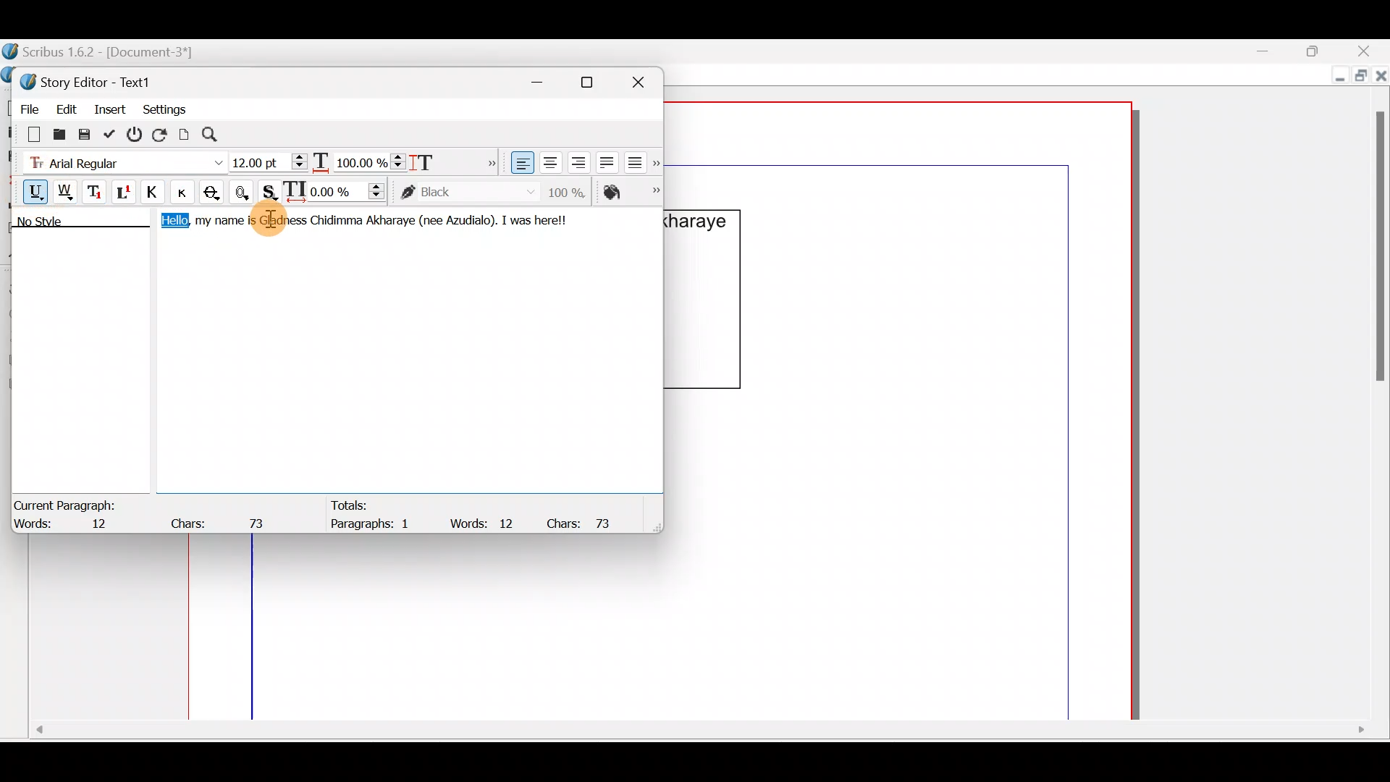 Image resolution: width=1390 pixels, height=782 pixels. What do you see at coordinates (28, 190) in the screenshot?
I see `Underline` at bounding box center [28, 190].